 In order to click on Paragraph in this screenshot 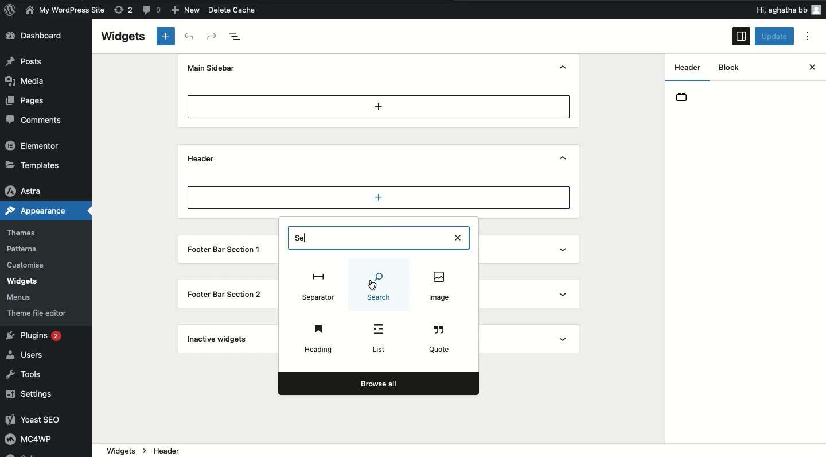, I will do `click(319, 285)`.